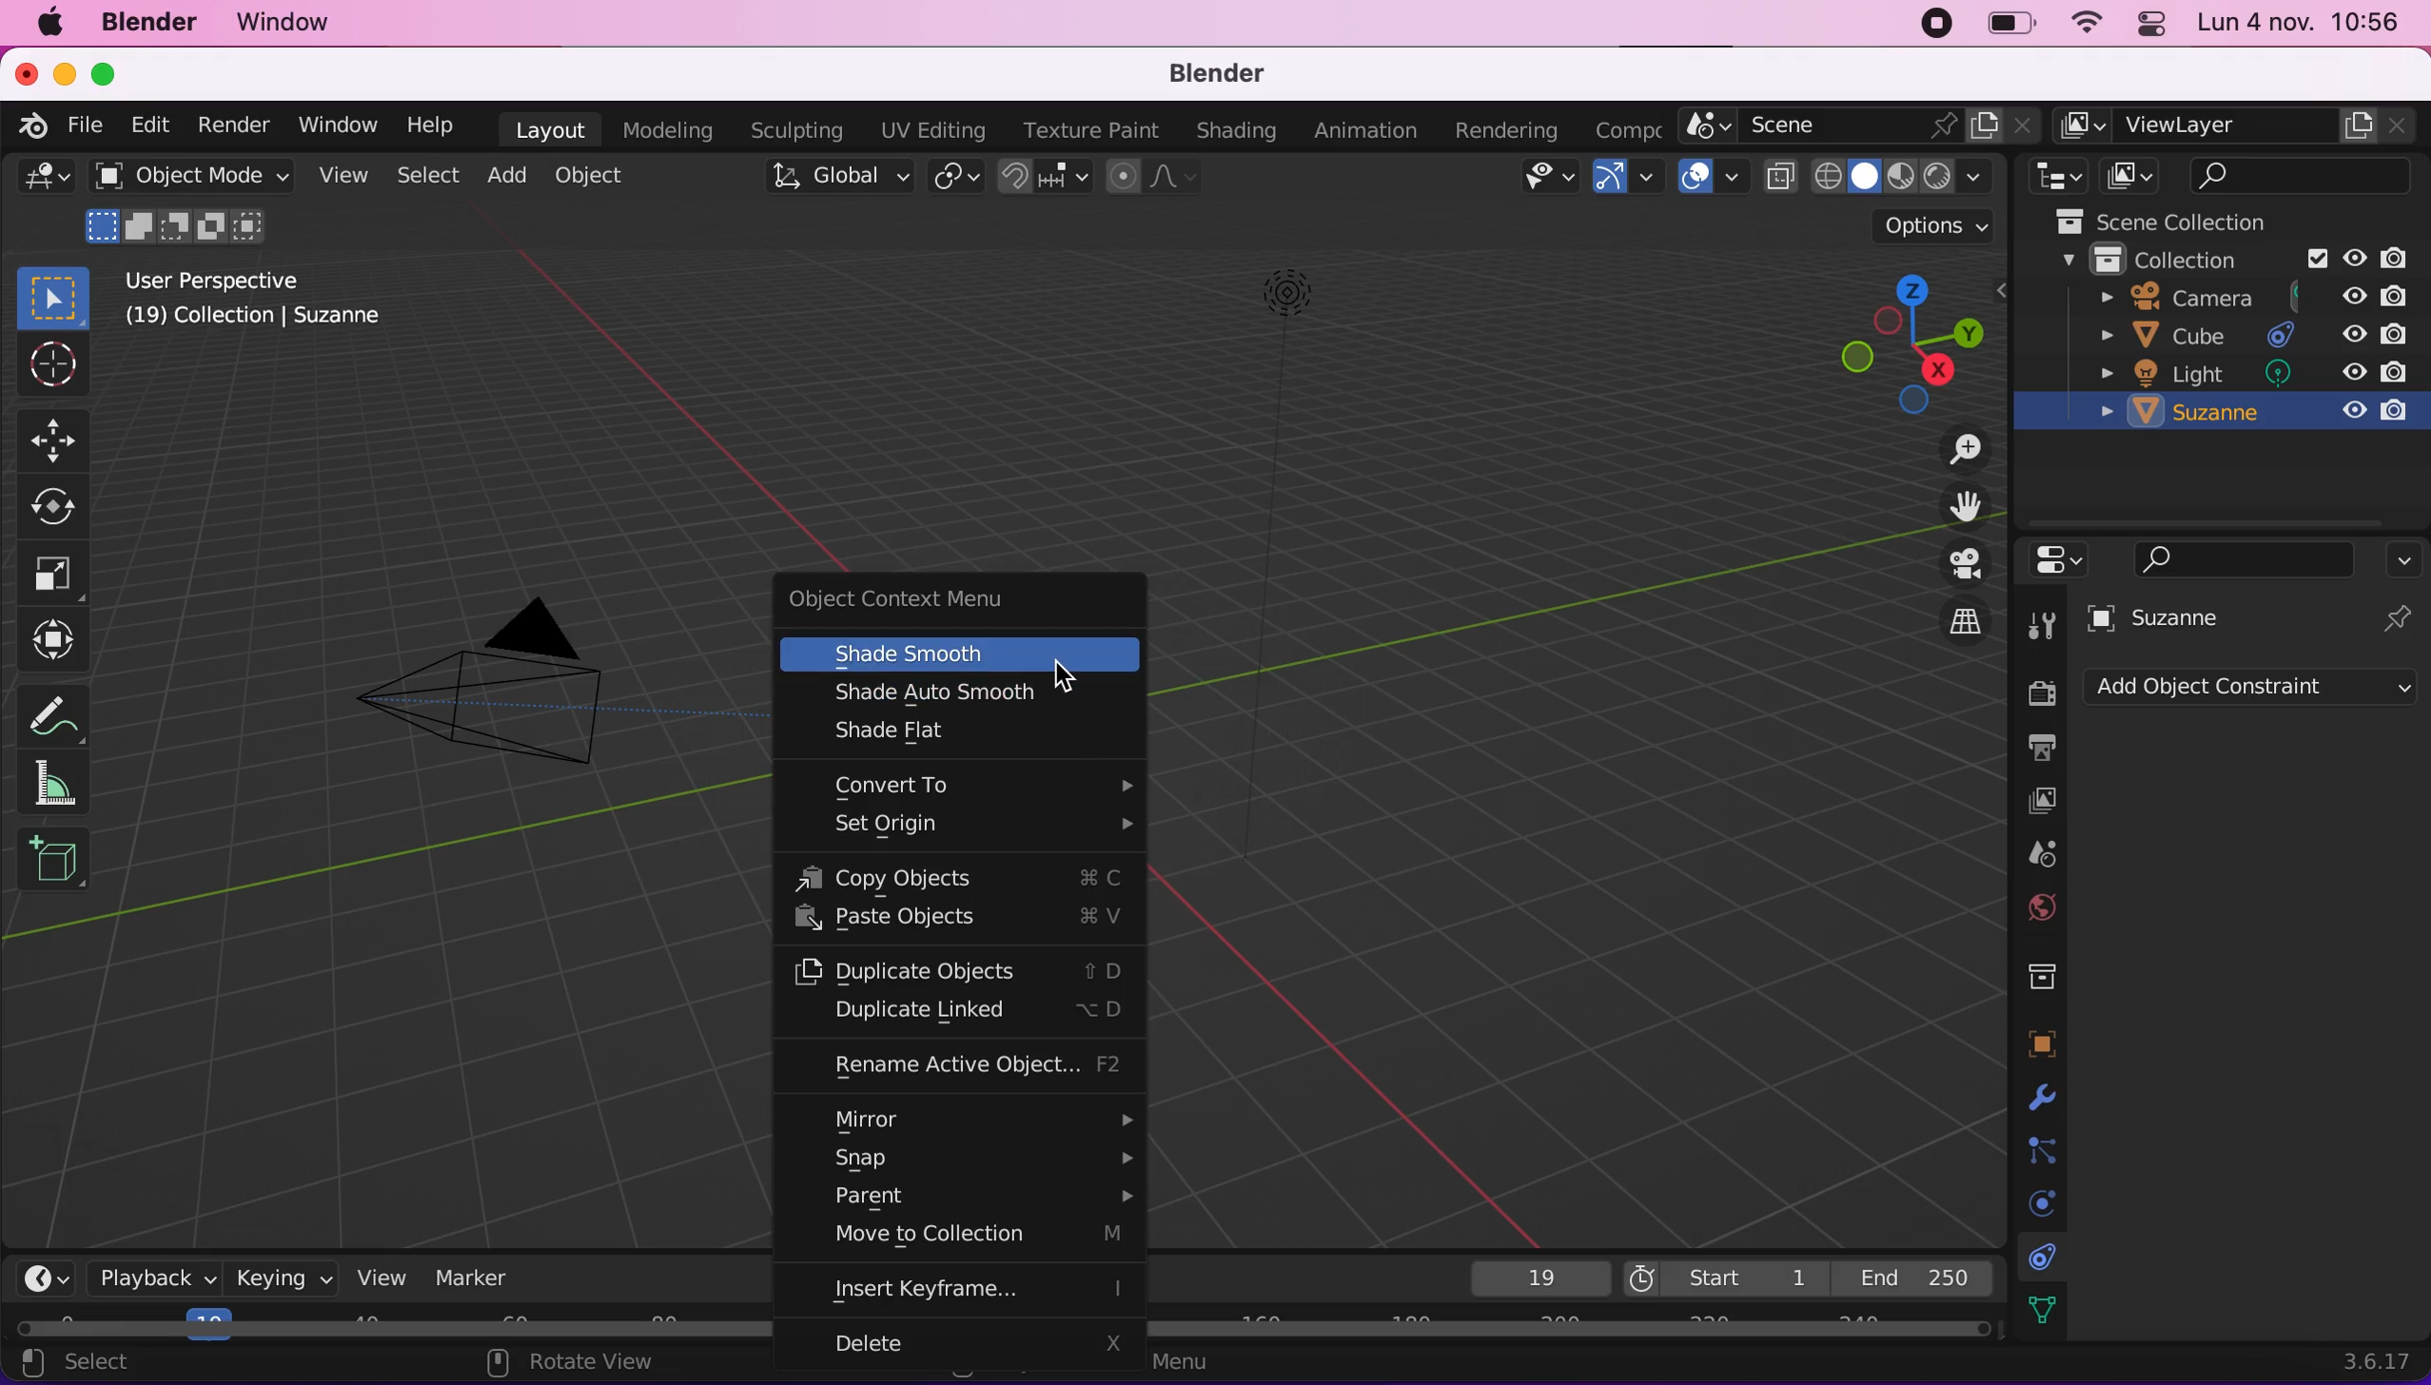  What do you see at coordinates (2181, 617) in the screenshot?
I see `suzanne` at bounding box center [2181, 617].